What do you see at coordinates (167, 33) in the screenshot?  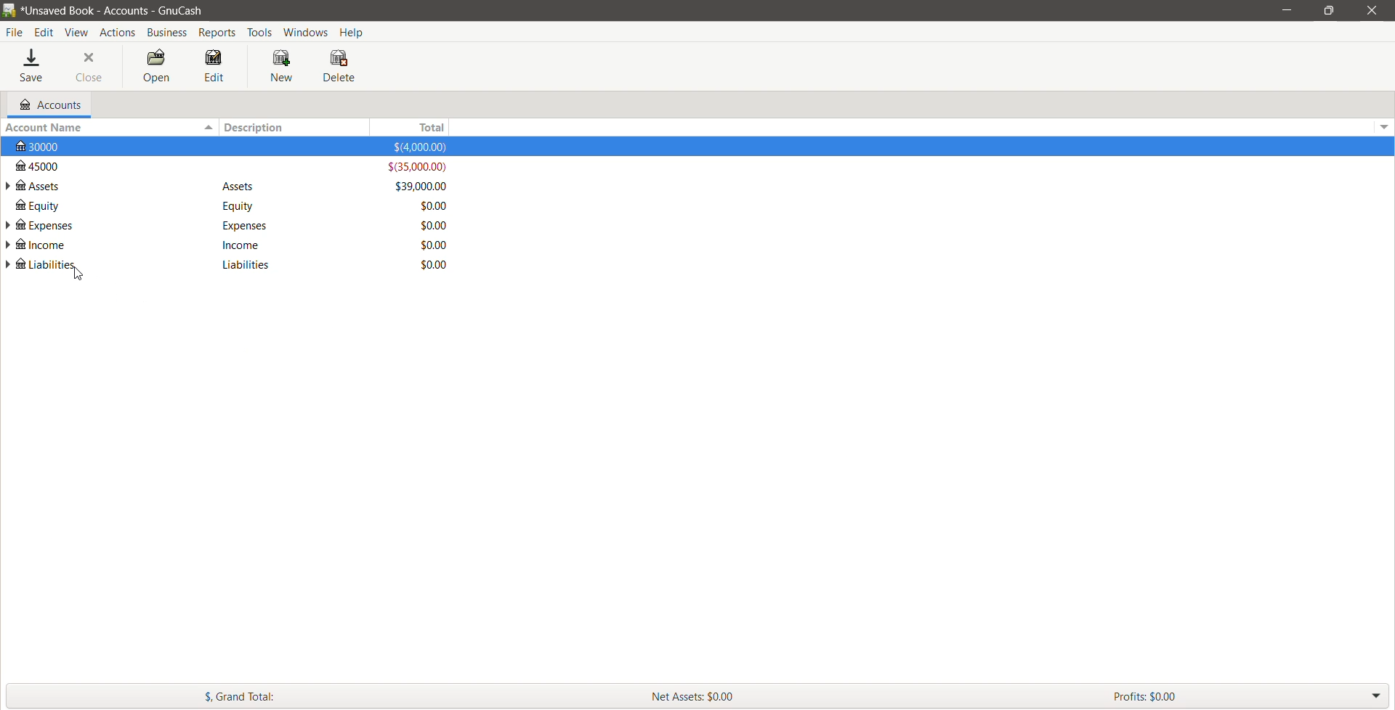 I see `Business` at bounding box center [167, 33].